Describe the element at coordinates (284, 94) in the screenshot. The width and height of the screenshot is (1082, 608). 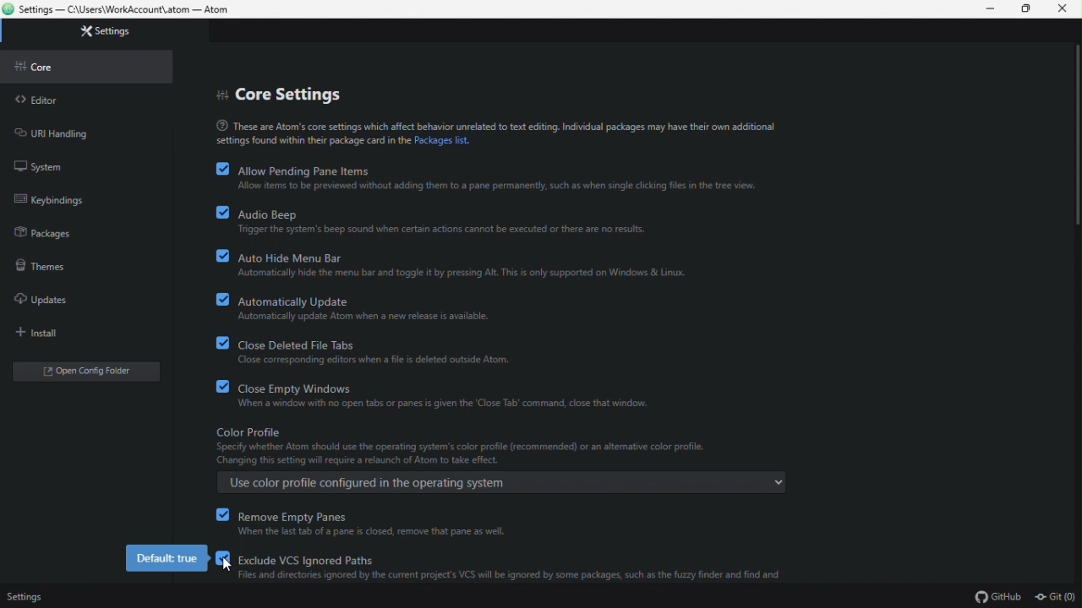
I see `core settings` at that location.